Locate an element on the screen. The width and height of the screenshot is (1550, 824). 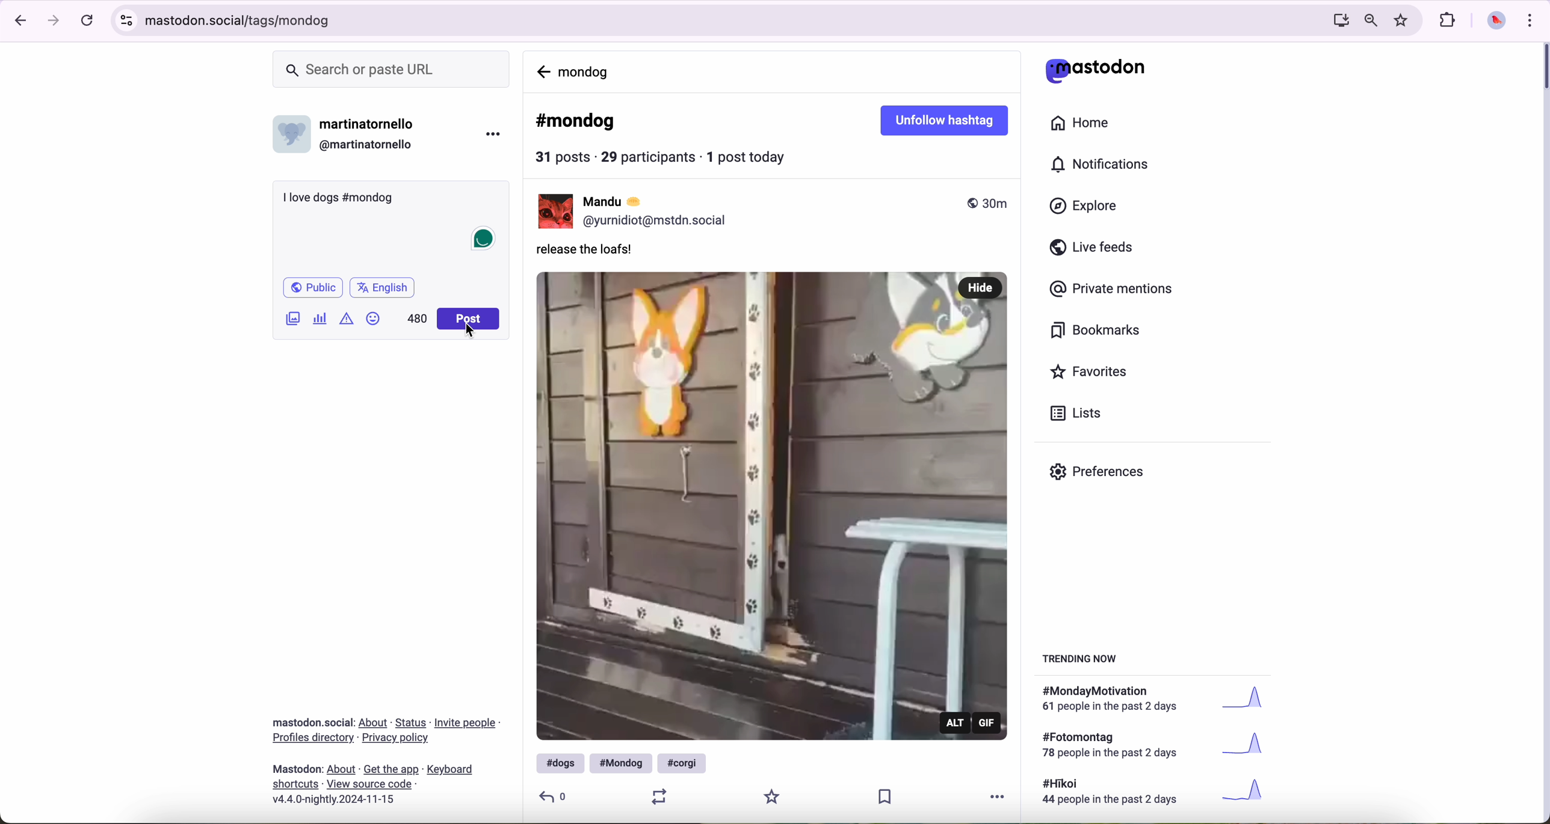
navigate back is located at coordinates (542, 70).